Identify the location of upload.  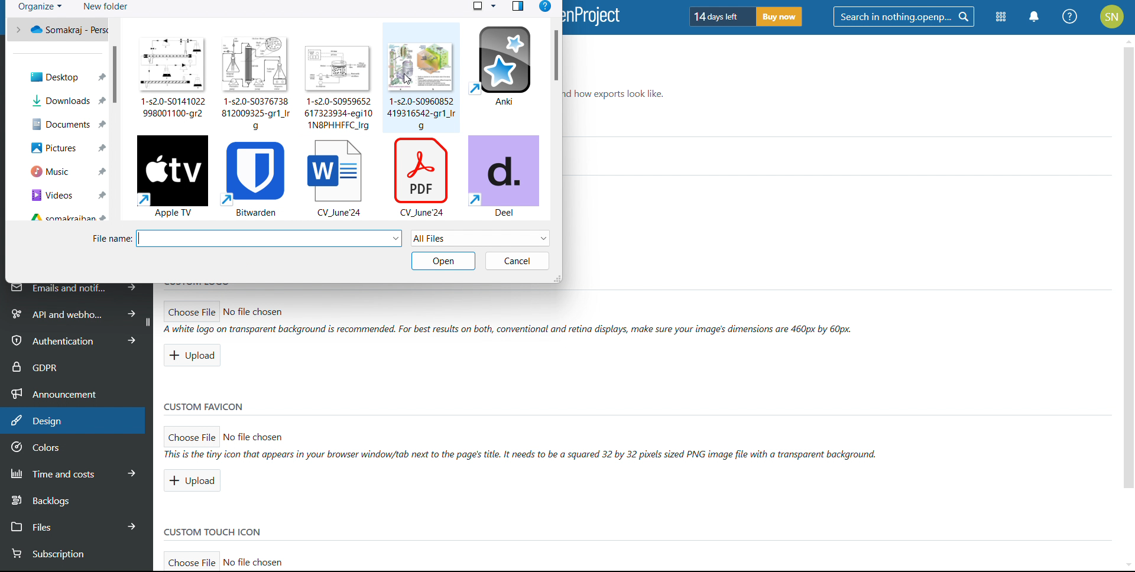
(193, 355).